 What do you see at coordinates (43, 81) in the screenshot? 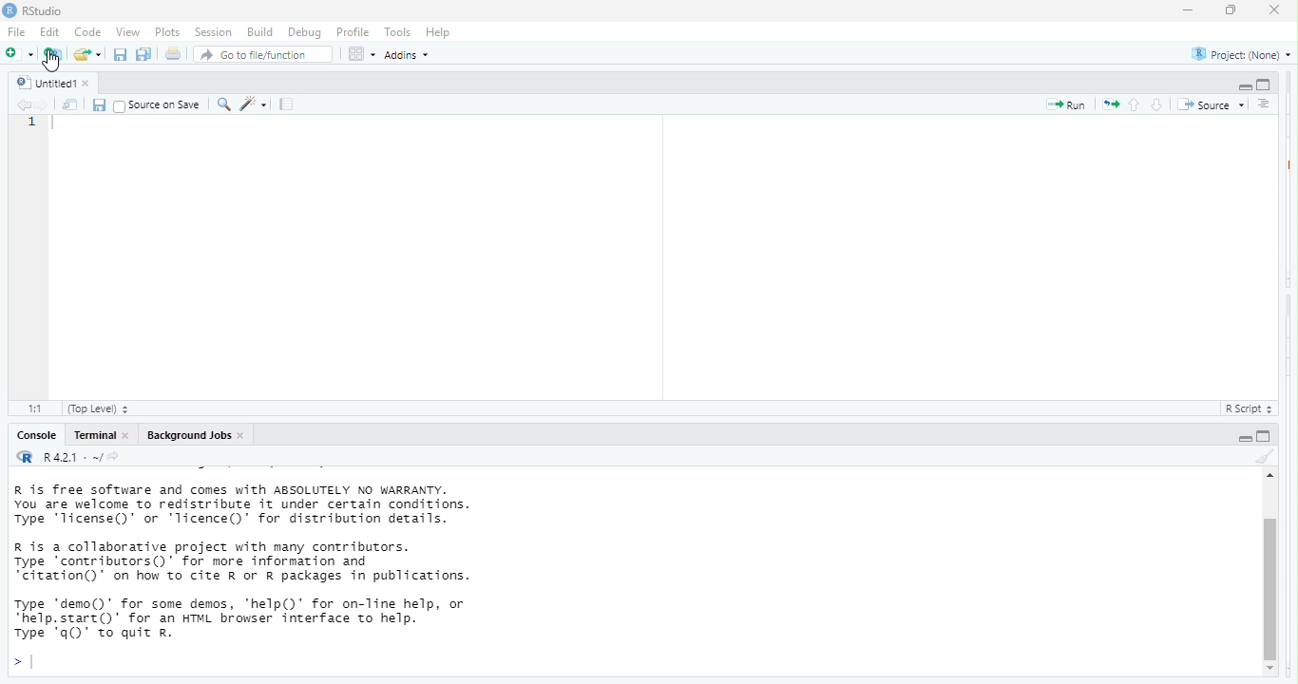
I see ` Untitled1` at bounding box center [43, 81].